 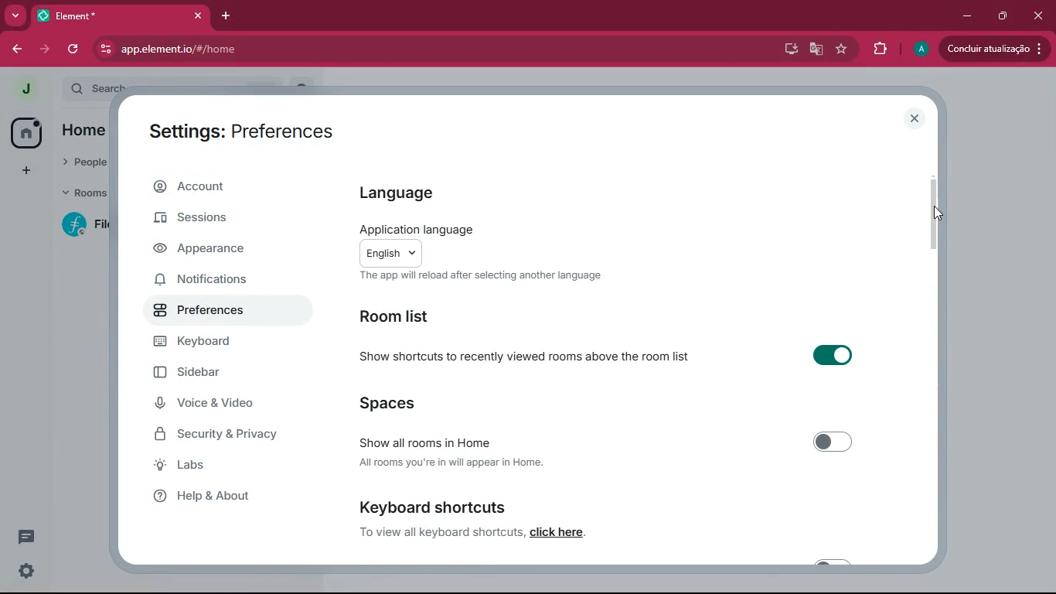 What do you see at coordinates (216, 469) in the screenshot?
I see `labs` at bounding box center [216, 469].